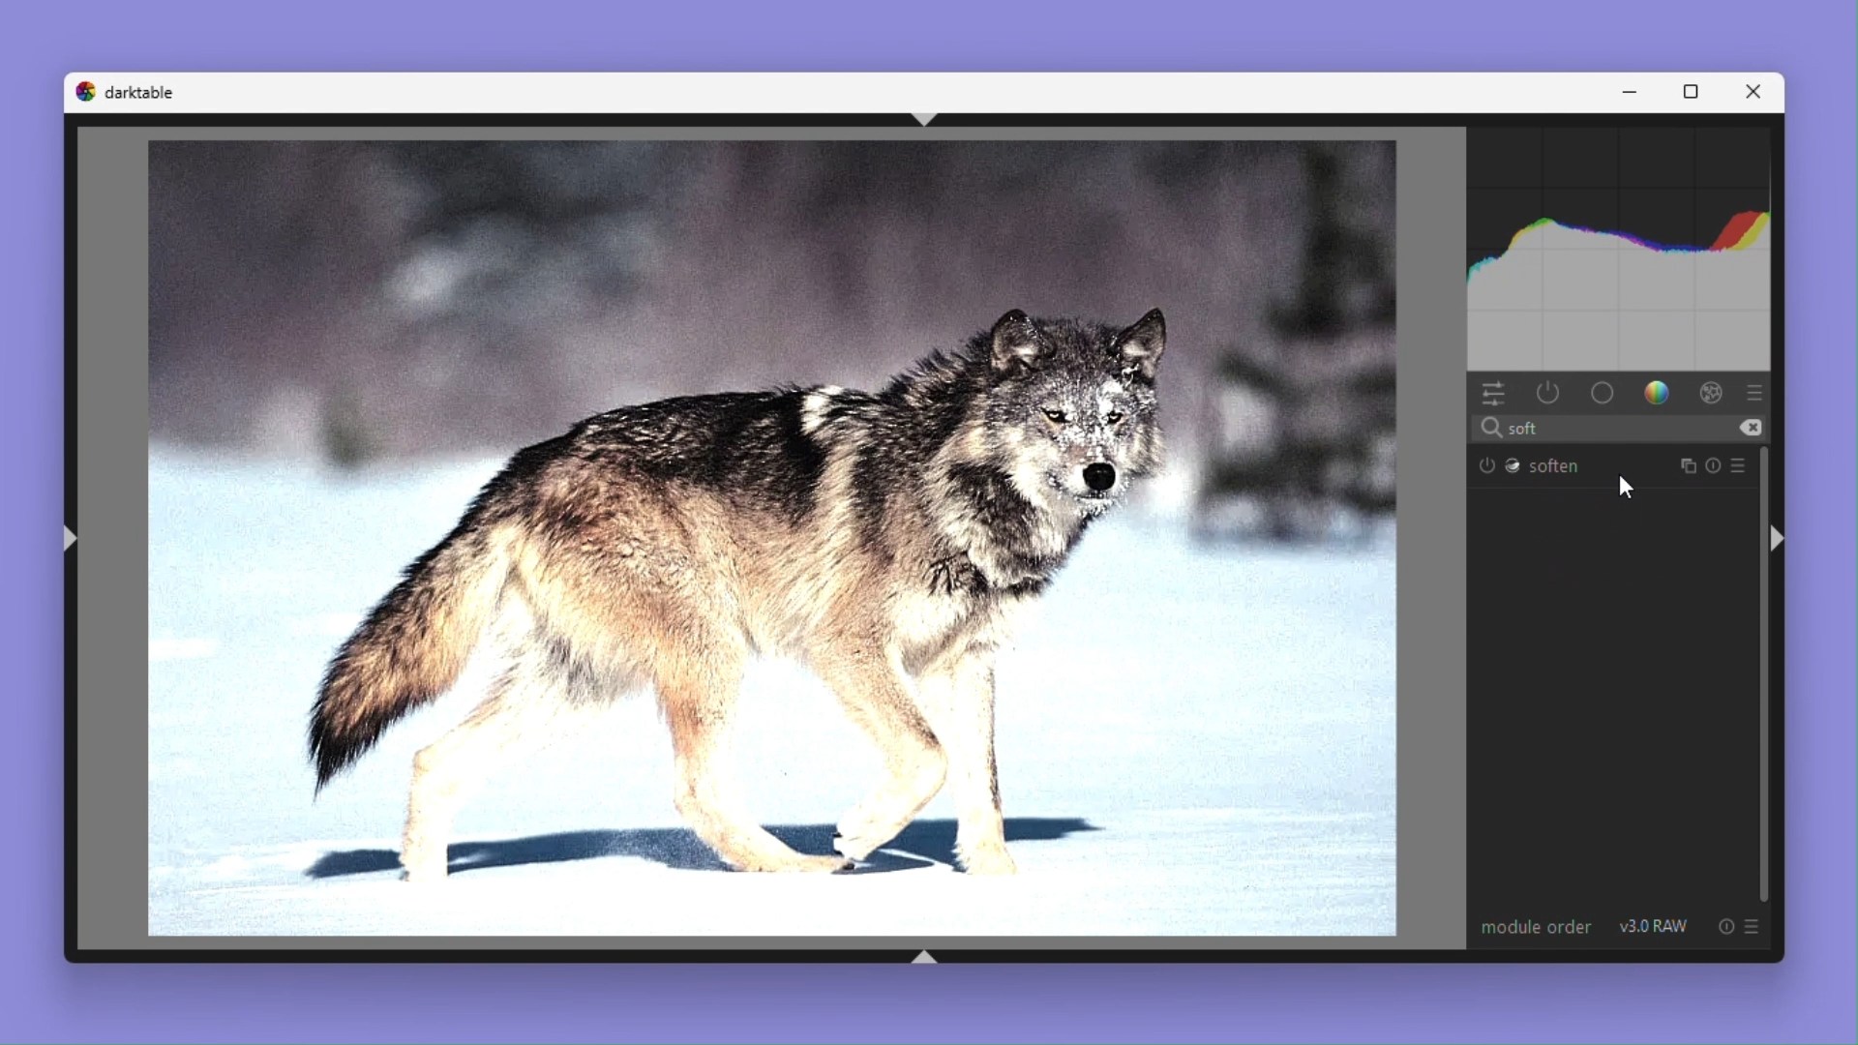 Image resolution: width=1858 pixels, height=1045 pixels. I want to click on Dark table logo, so click(140, 91).